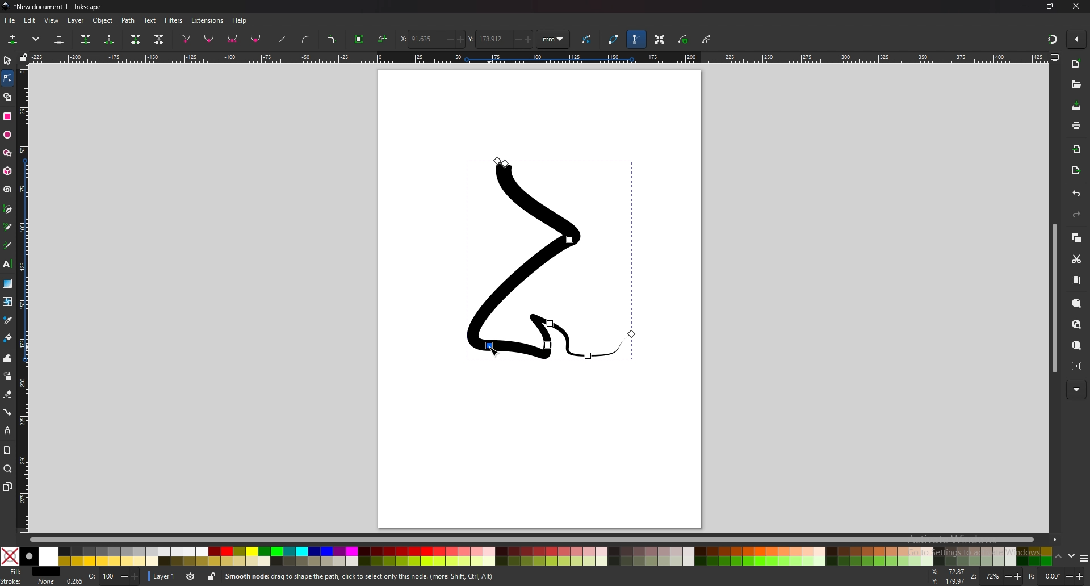 The height and width of the screenshot is (586, 1090). What do you see at coordinates (8, 227) in the screenshot?
I see `pencil` at bounding box center [8, 227].